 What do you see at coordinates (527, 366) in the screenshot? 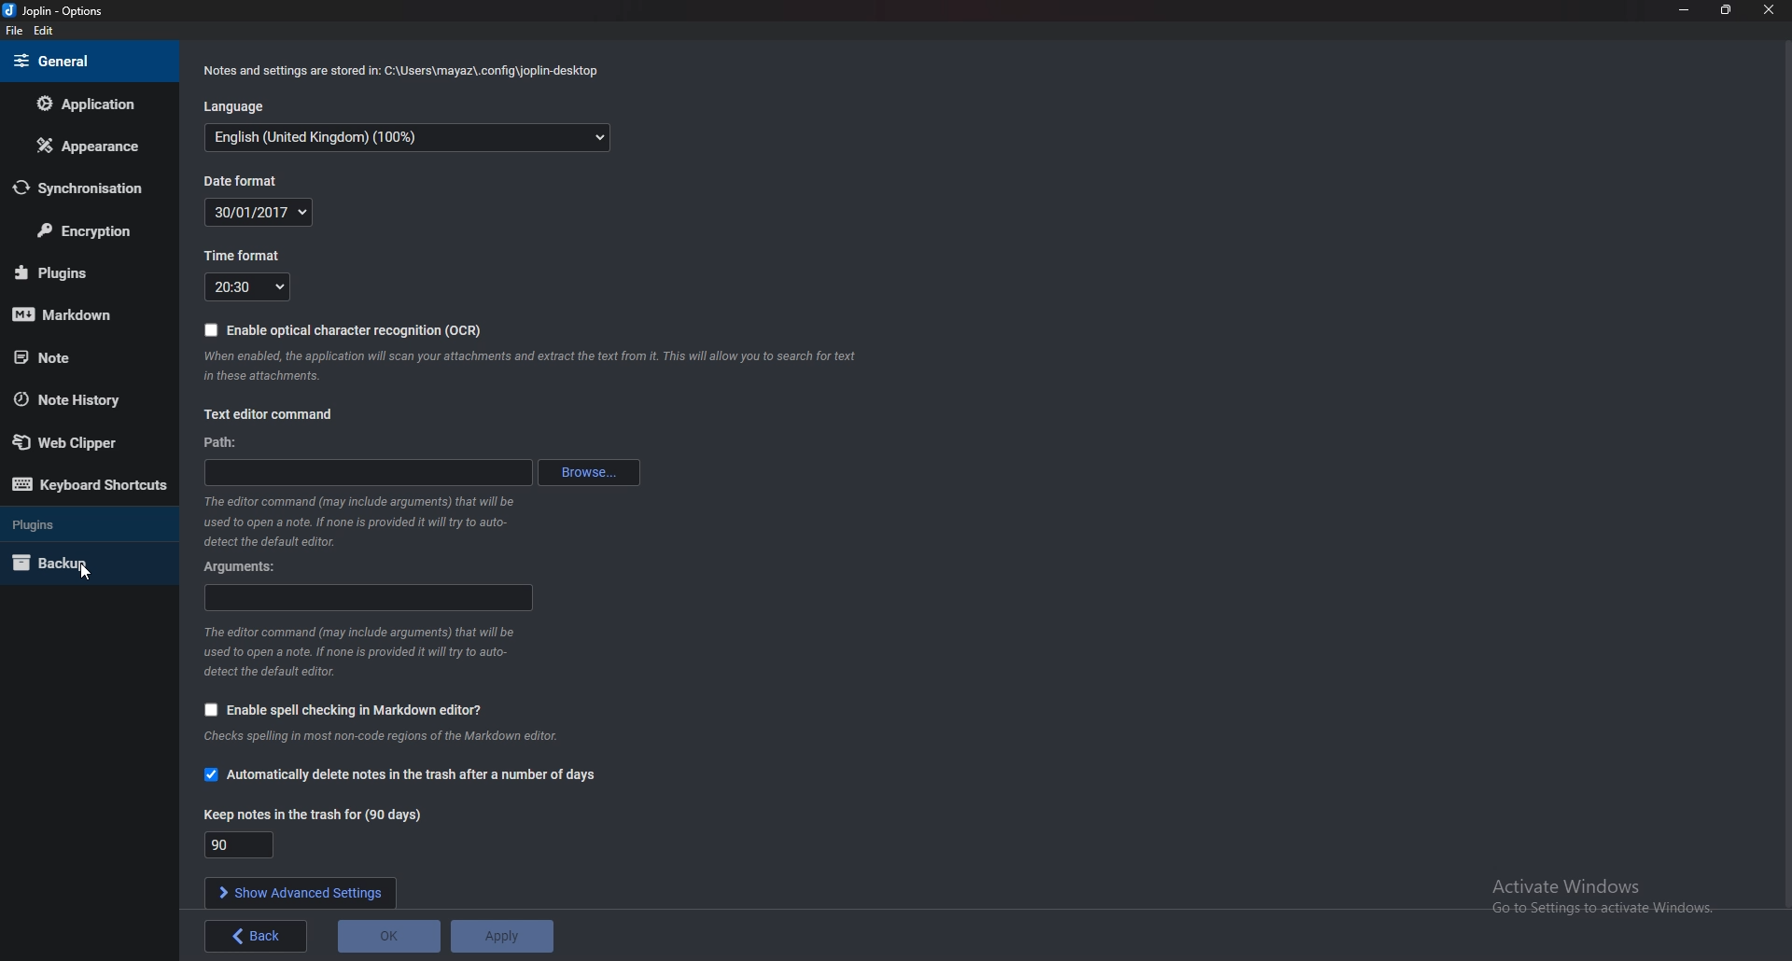
I see `info on ocr` at bounding box center [527, 366].